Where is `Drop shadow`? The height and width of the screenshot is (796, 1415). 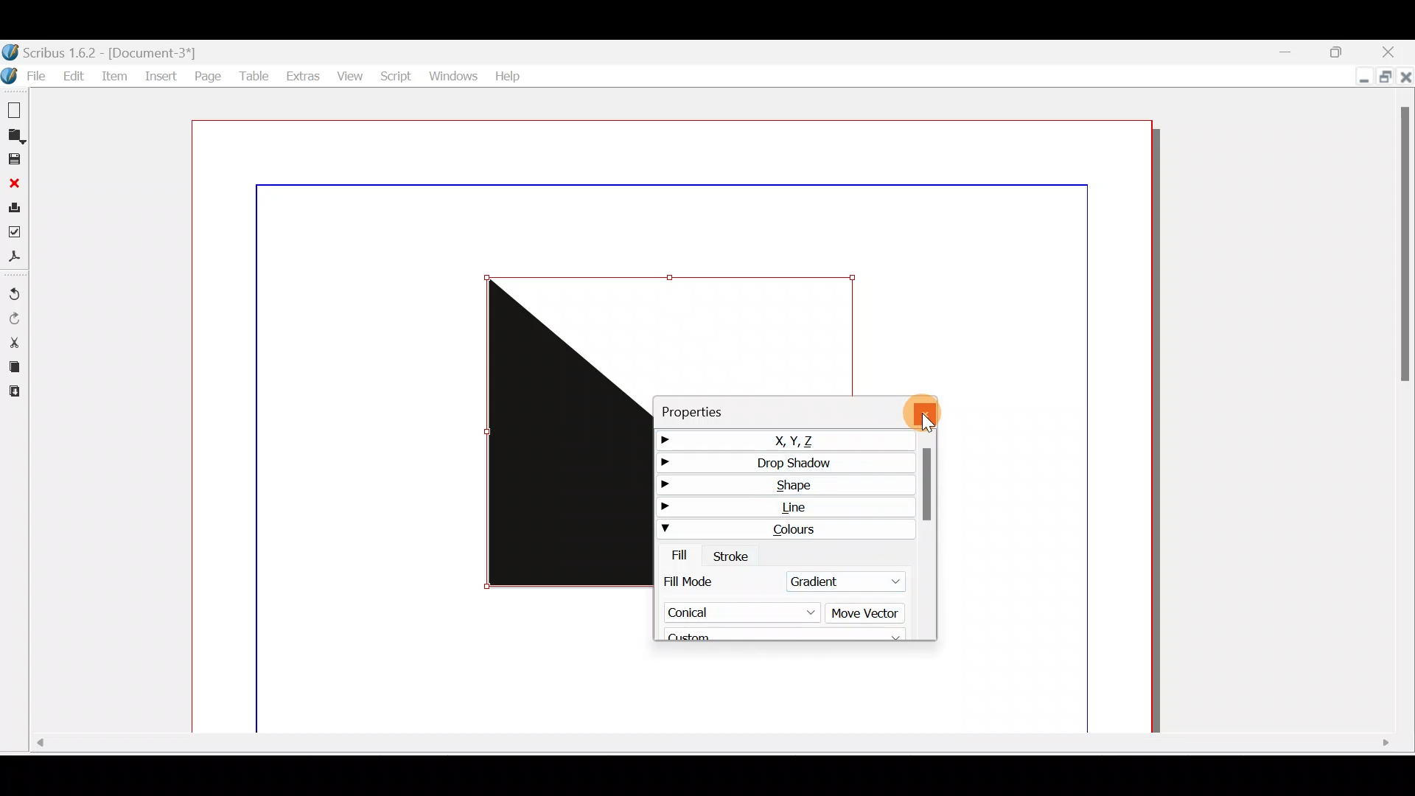
Drop shadow is located at coordinates (780, 461).